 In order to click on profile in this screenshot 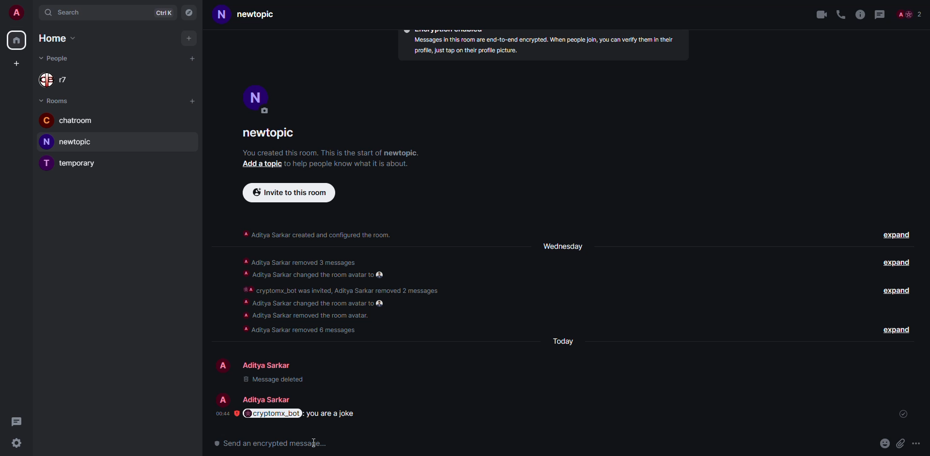, I will do `click(257, 101)`.